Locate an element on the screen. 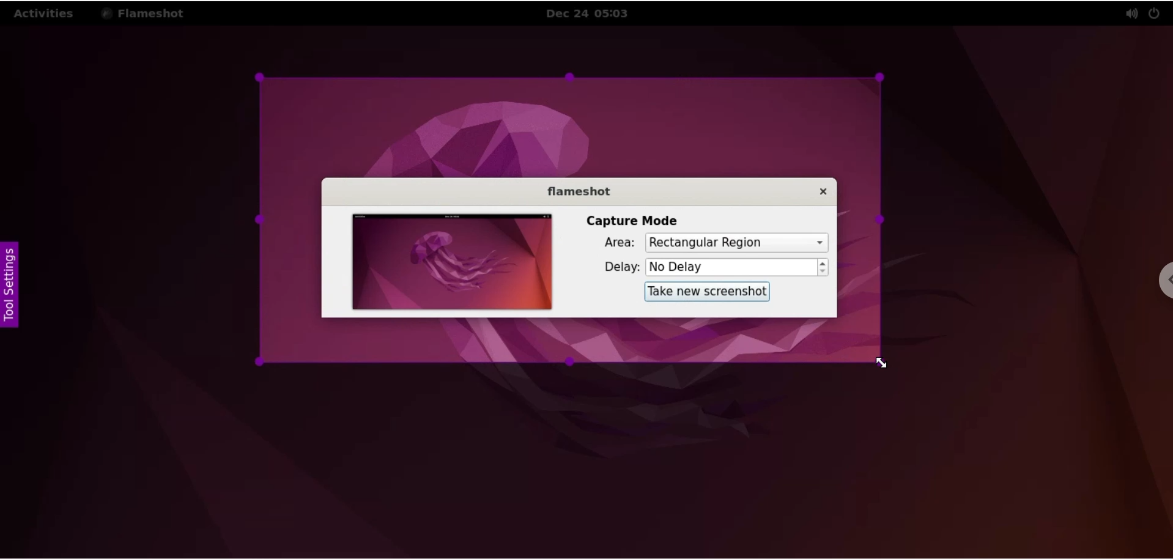 The width and height of the screenshot is (1173, 559). cursor is located at coordinates (881, 365).